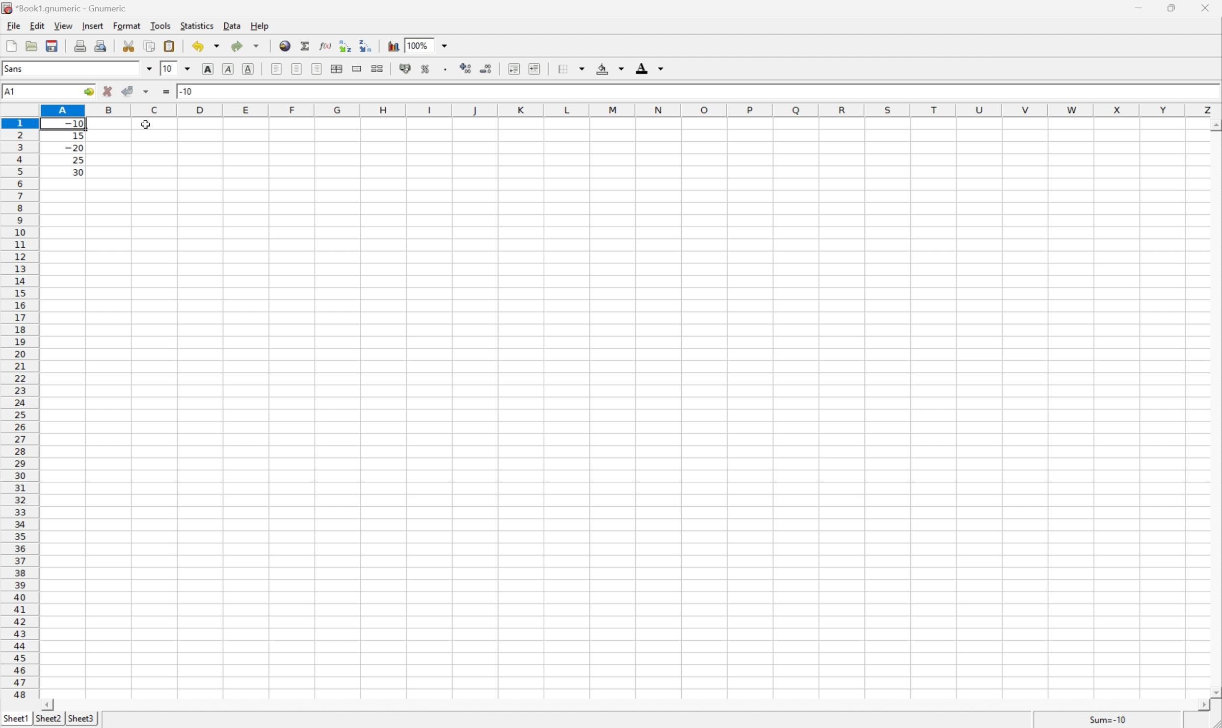 This screenshot has height=728, width=1222. Describe the element at coordinates (131, 46) in the screenshot. I see `Cut the selection` at that location.